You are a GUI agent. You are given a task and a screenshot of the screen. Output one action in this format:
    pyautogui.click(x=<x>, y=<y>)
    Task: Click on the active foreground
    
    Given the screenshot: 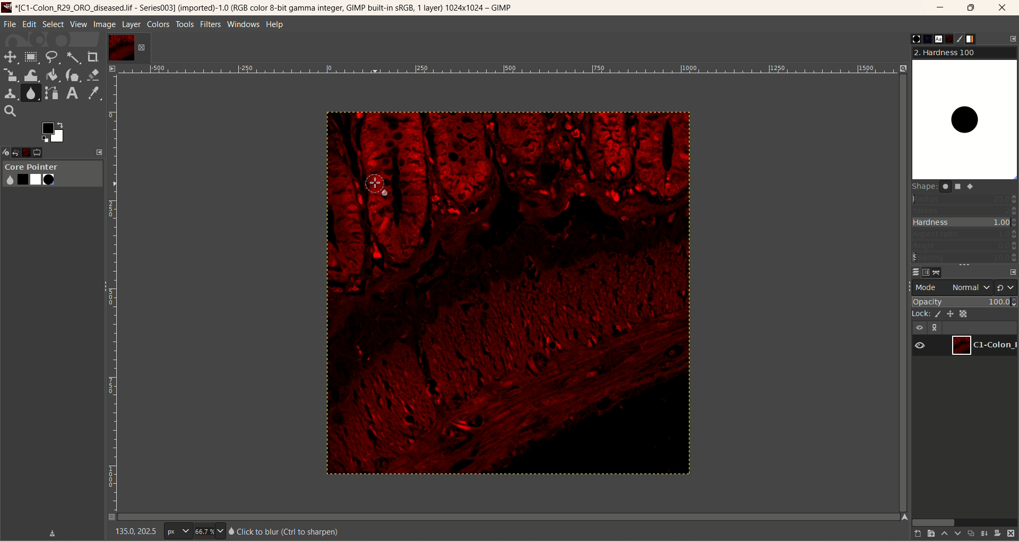 What is the action you would take?
    pyautogui.click(x=54, y=132)
    